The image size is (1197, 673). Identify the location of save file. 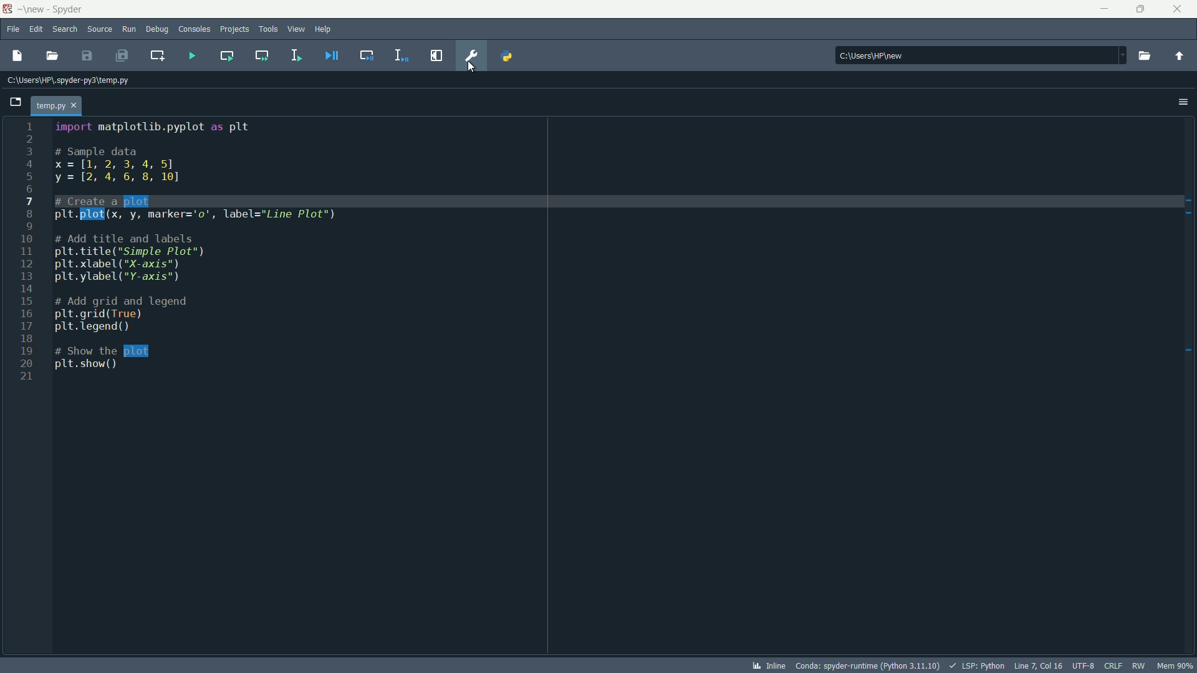
(87, 55).